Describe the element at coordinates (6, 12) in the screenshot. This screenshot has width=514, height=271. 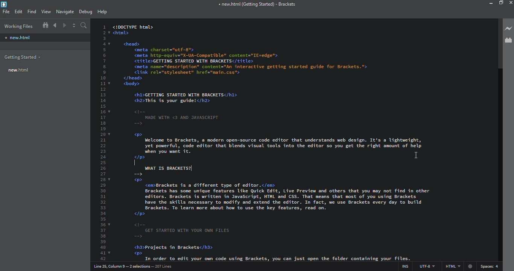
I see `file` at that location.